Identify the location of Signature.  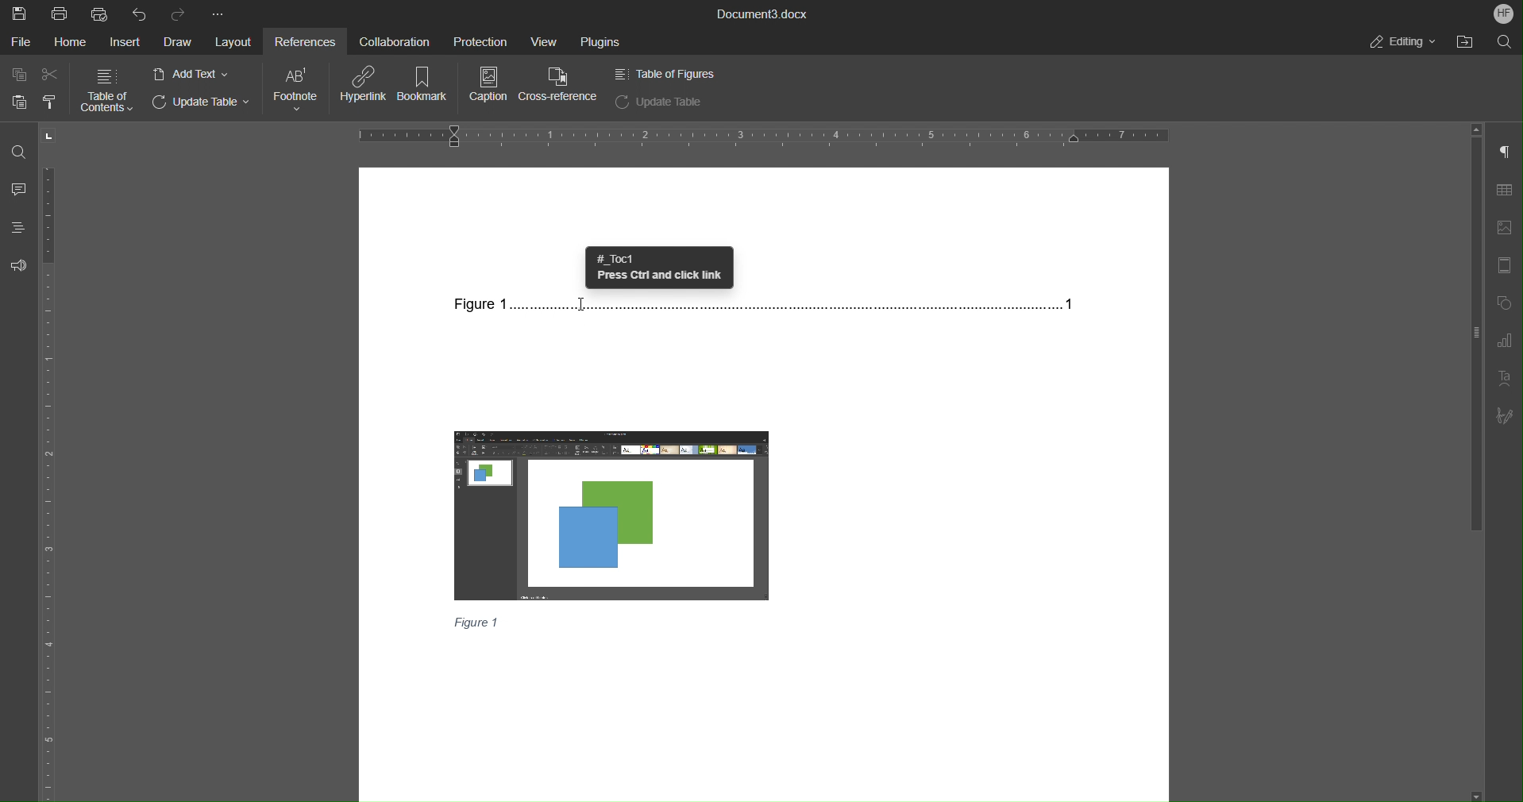
(1506, 418).